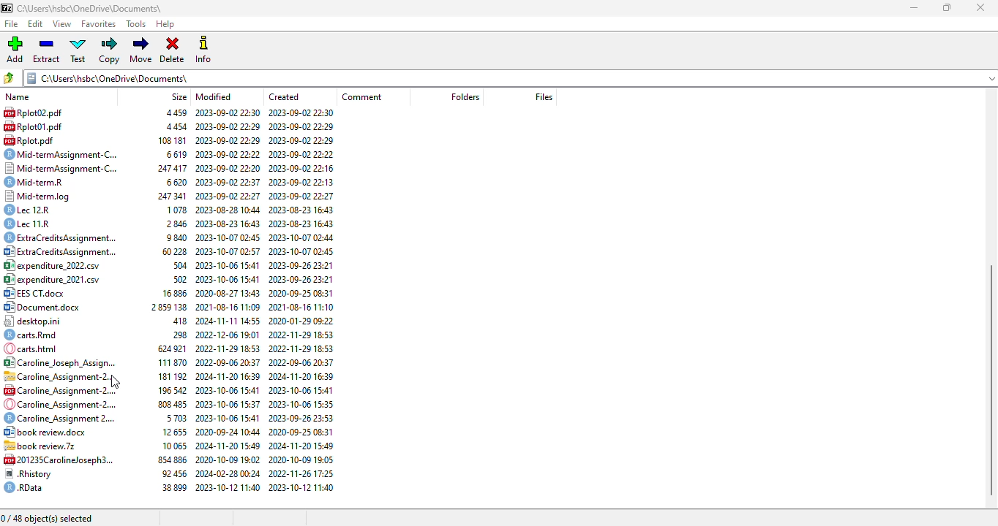 The image size is (998, 526). I want to click on  2022-11-2617:25, so click(303, 473).